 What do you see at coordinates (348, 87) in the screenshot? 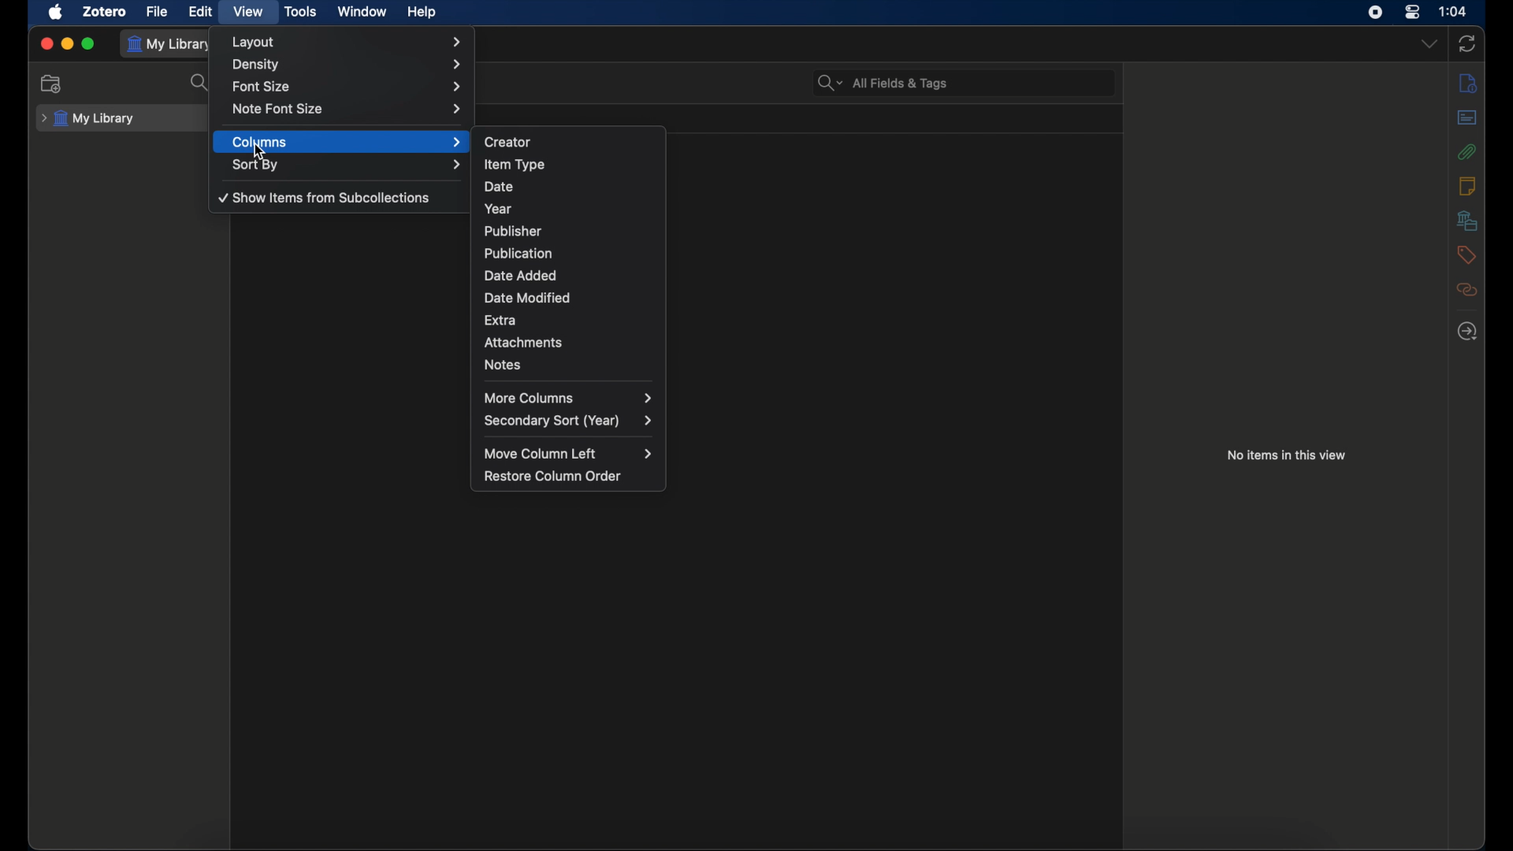
I see `font size` at bounding box center [348, 87].